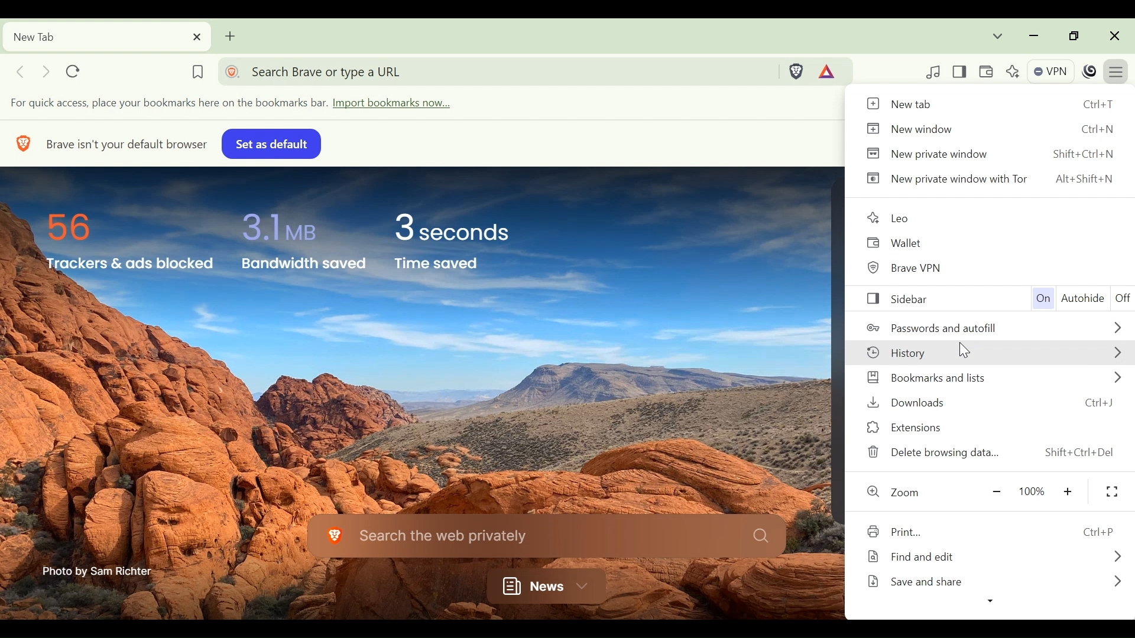  What do you see at coordinates (913, 266) in the screenshot?
I see `Brave VPN` at bounding box center [913, 266].